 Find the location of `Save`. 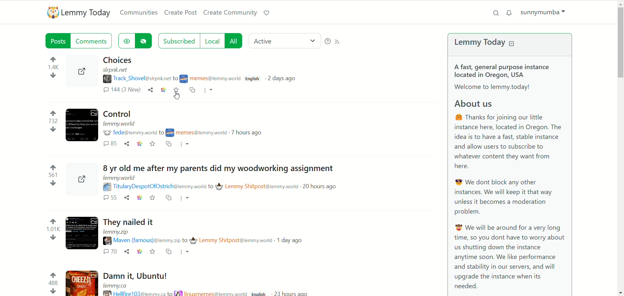

Save is located at coordinates (153, 144).